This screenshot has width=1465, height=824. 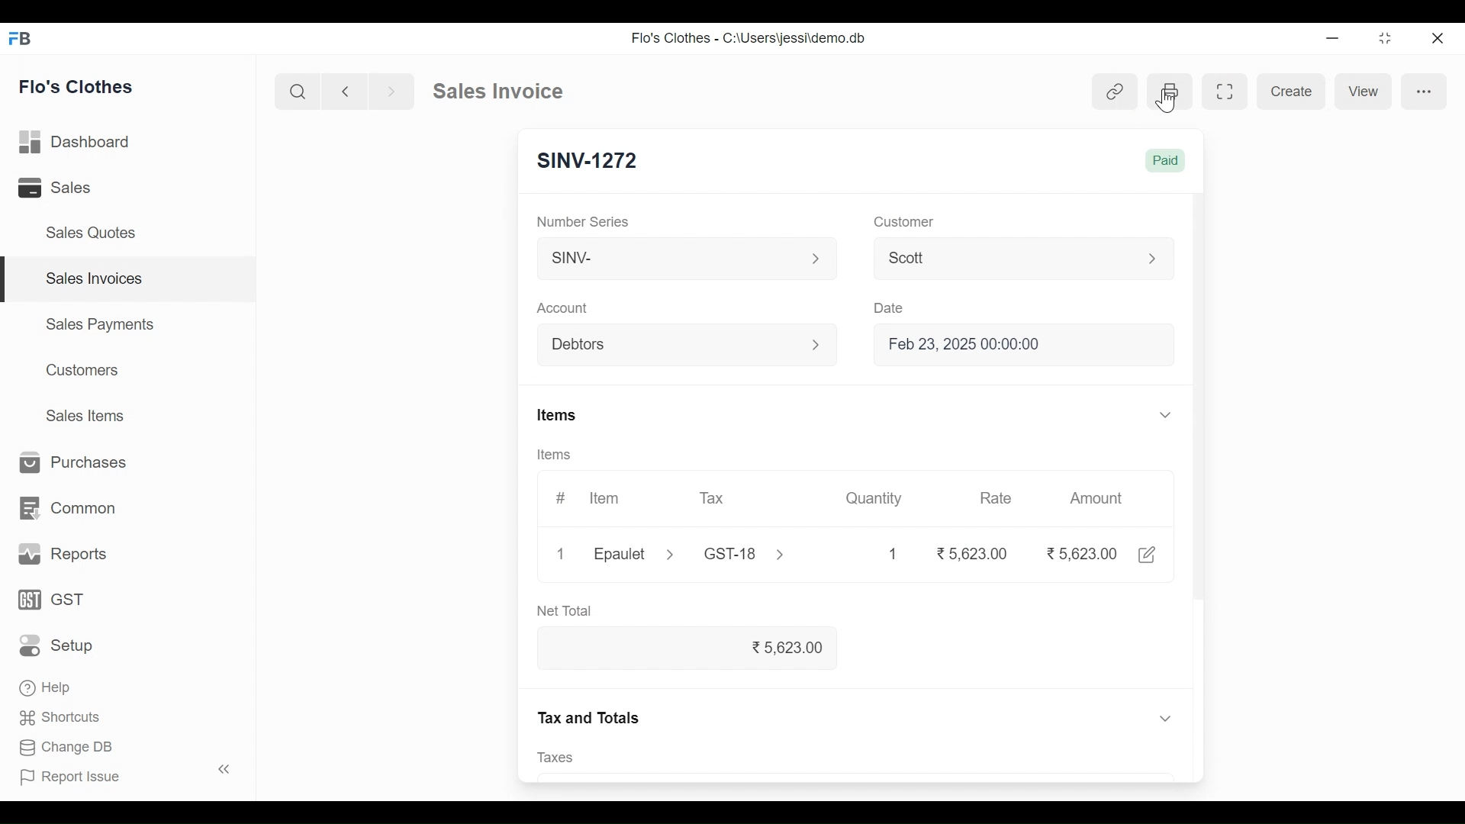 I want to click on Epaulet > GST-18 >, so click(x=688, y=555).